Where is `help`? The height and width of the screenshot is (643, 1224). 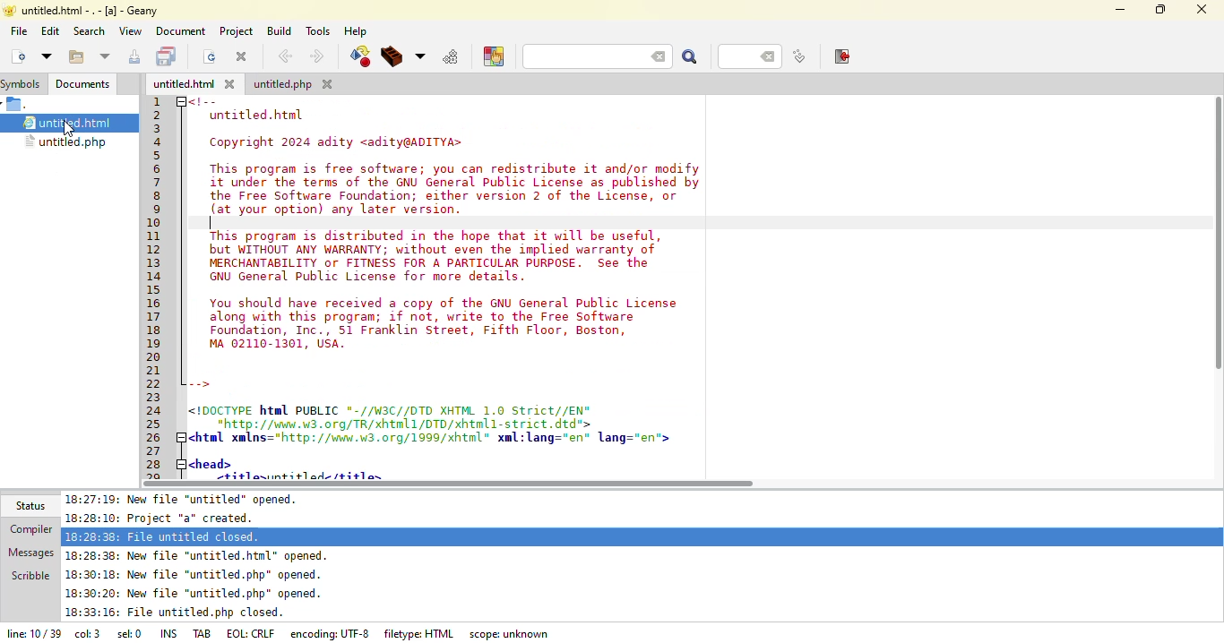 help is located at coordinates (358, 31).